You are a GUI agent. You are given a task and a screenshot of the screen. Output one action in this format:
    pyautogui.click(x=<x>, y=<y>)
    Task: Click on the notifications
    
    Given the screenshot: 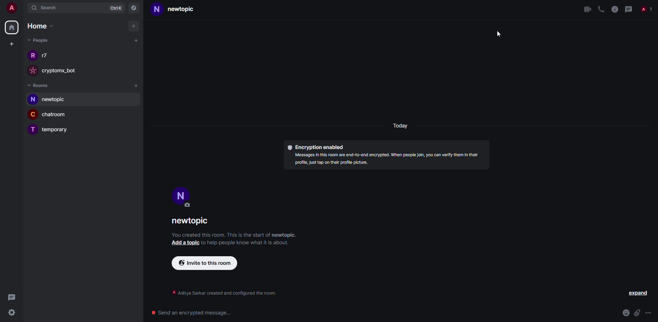 What is the action you would take?
    pyautogui.click(x=647, y=10)
    